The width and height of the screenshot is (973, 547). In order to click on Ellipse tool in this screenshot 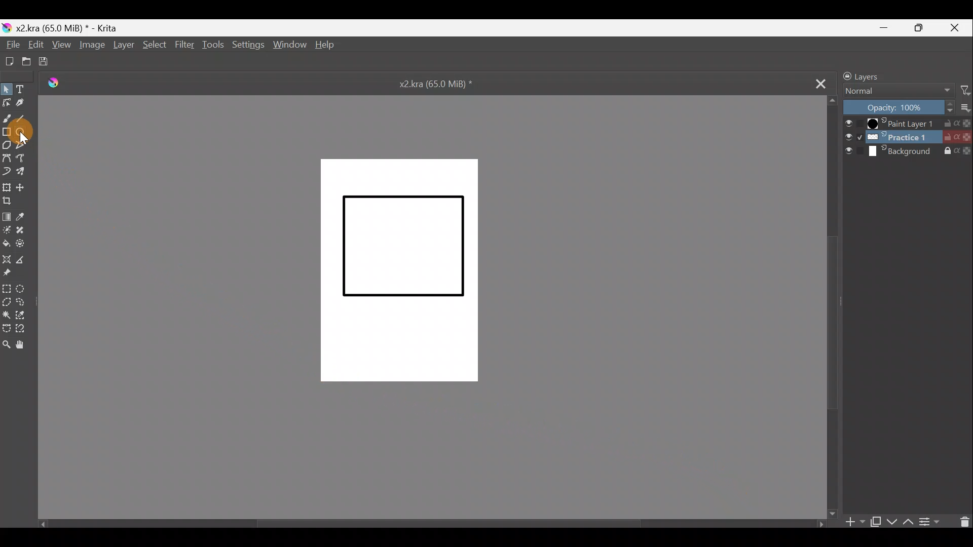, I will do `click(24, 133)`.